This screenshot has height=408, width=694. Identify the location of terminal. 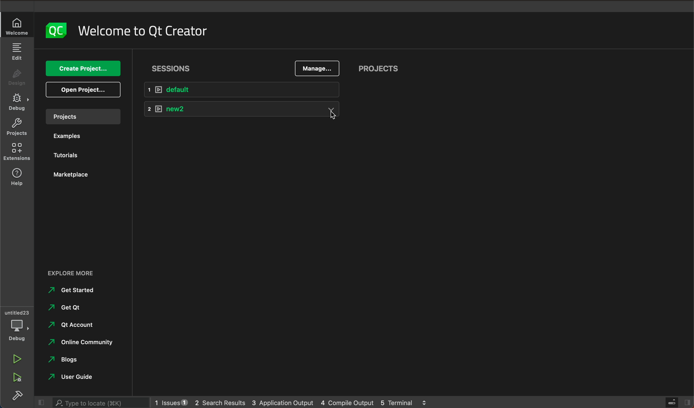
(405, 401).